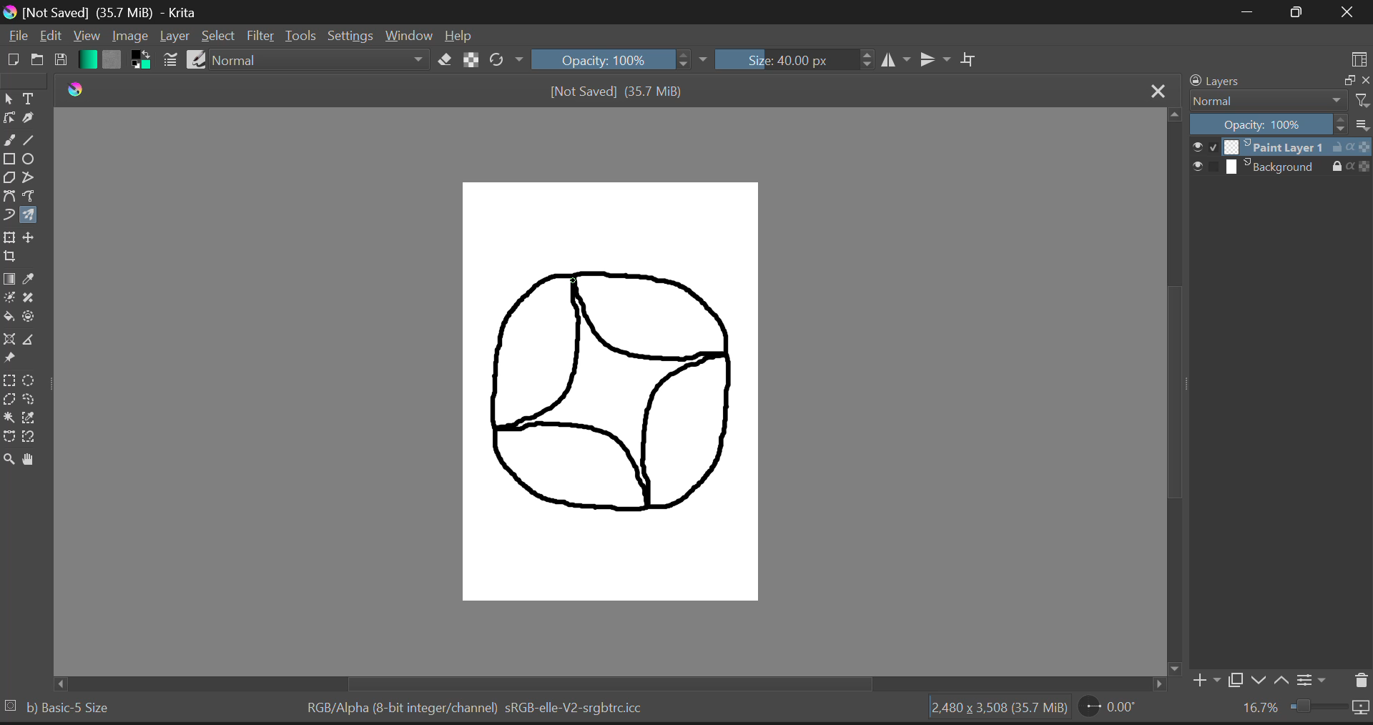  What do you see at coordinates (1260, 81) in the screenshot?
I see `Layers` at bounding box center [1260, 81].